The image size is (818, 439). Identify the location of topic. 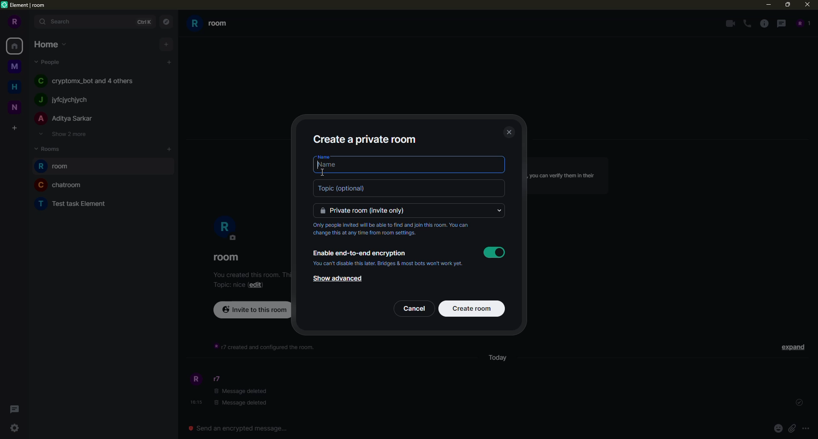
(409, 188).